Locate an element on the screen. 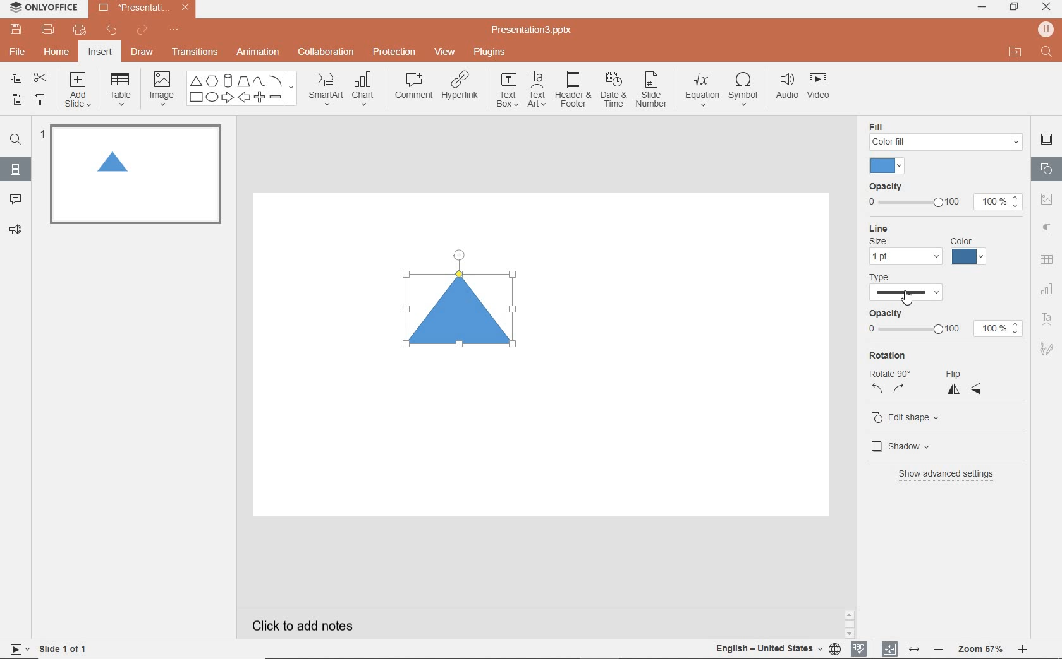 Image resolution: width=1062 pixels, height=659 pixels. shadow is located at coordinates (907, 446).